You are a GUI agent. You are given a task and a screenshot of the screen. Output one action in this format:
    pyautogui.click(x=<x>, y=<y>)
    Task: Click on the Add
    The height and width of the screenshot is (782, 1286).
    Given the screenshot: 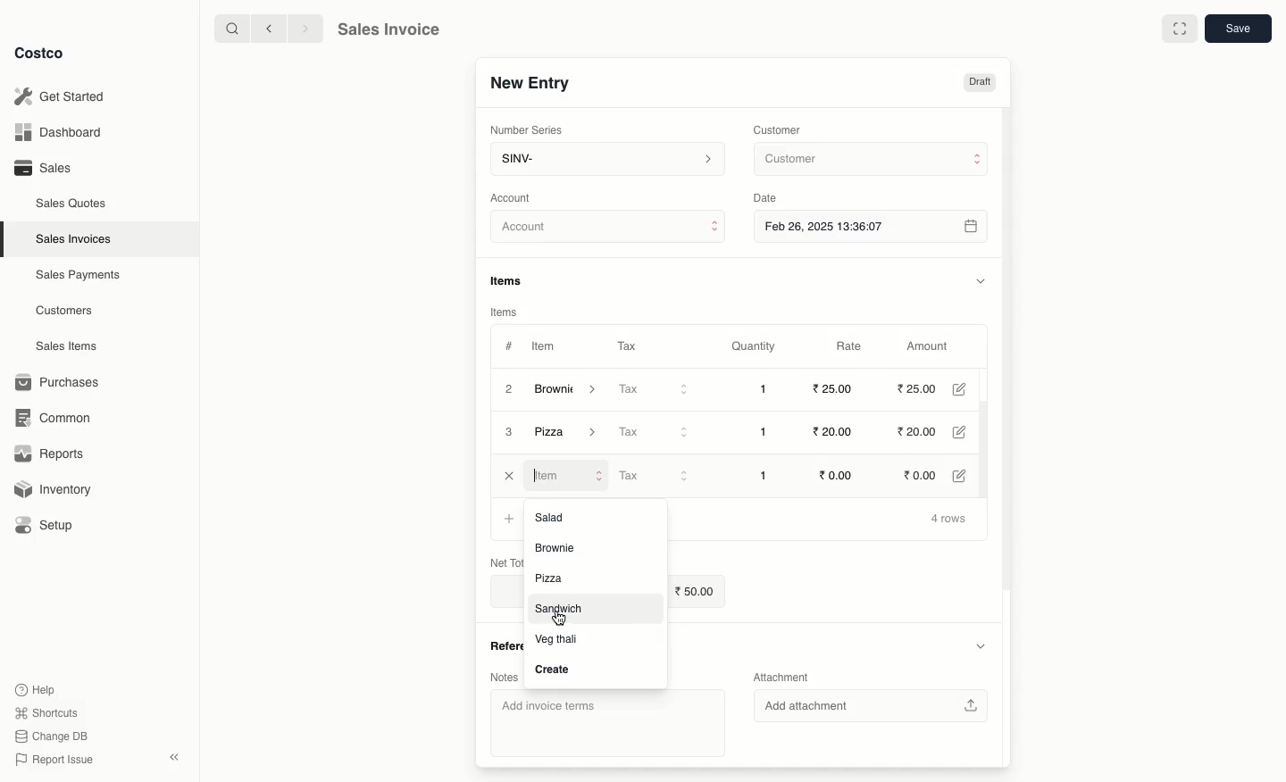 What is the action you would take?
    pyautogui.click(x=509, y=517)
    